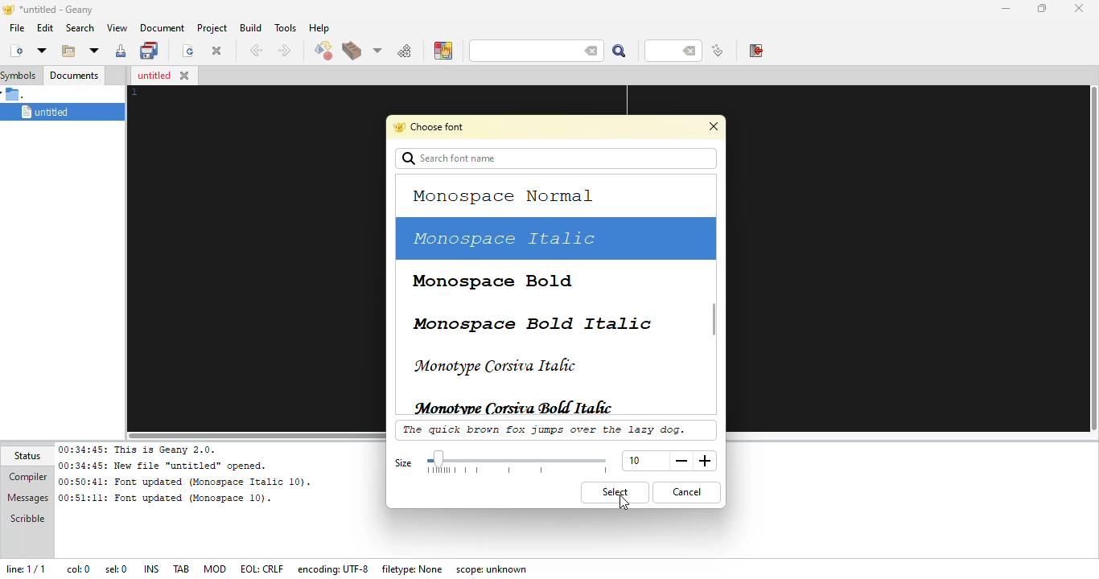 The height and width of the screenshot is (579, 1099). Describe the element at coordinates (491, 281) in the screenshot. I see `monospace bold` at that location.